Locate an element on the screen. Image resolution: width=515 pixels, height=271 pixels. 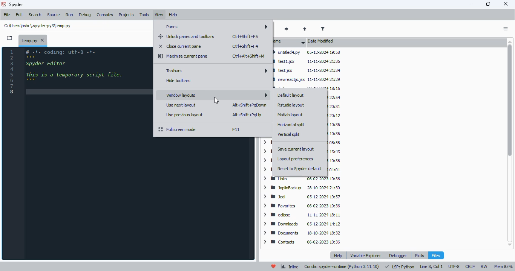
line numbers is located at coordinates (13, 72).